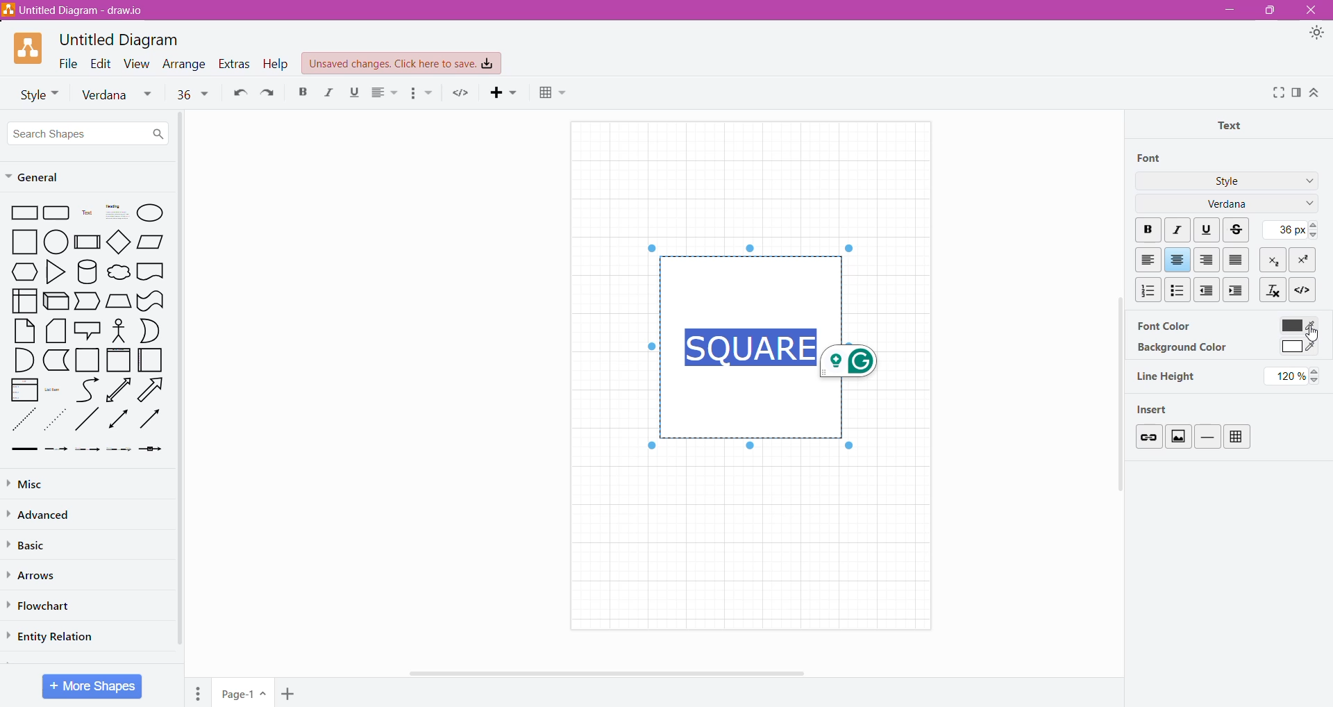 Image resolution: width=1333 pixels, height=707 pixels. What do you see at coordinates (87, 302) in the screenshot?
I see `Trapezoid` at bounding box center [87, 302].